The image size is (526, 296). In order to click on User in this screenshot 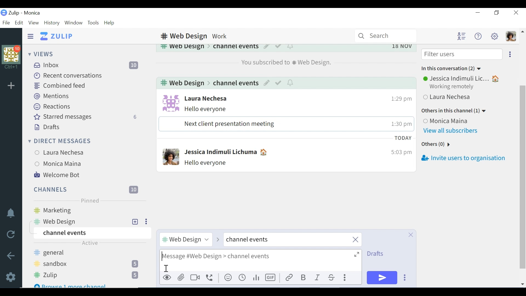, I will do `click(463, 122)`.